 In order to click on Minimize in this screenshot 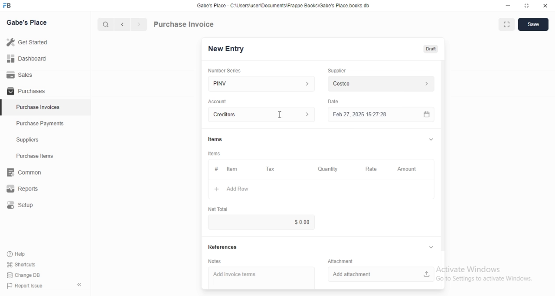, I will do `click(508, 6)`.